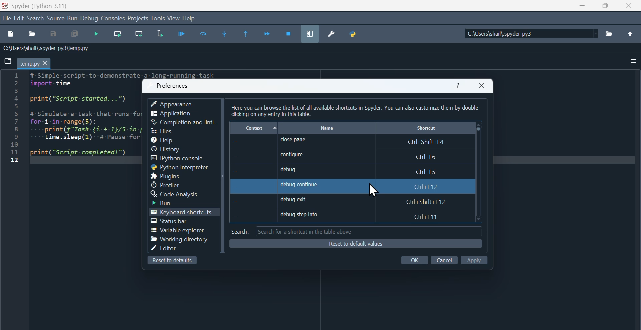 The width and height of the screenshot is (641, 330). What do you see at coordinates (444, 259) in the screenshot?
I see `` at bounding box center [444, 259].